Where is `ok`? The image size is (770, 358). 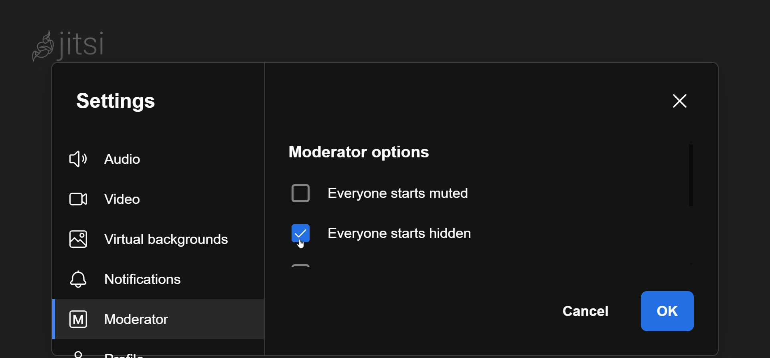
ok is located at coordinates (667, 310).